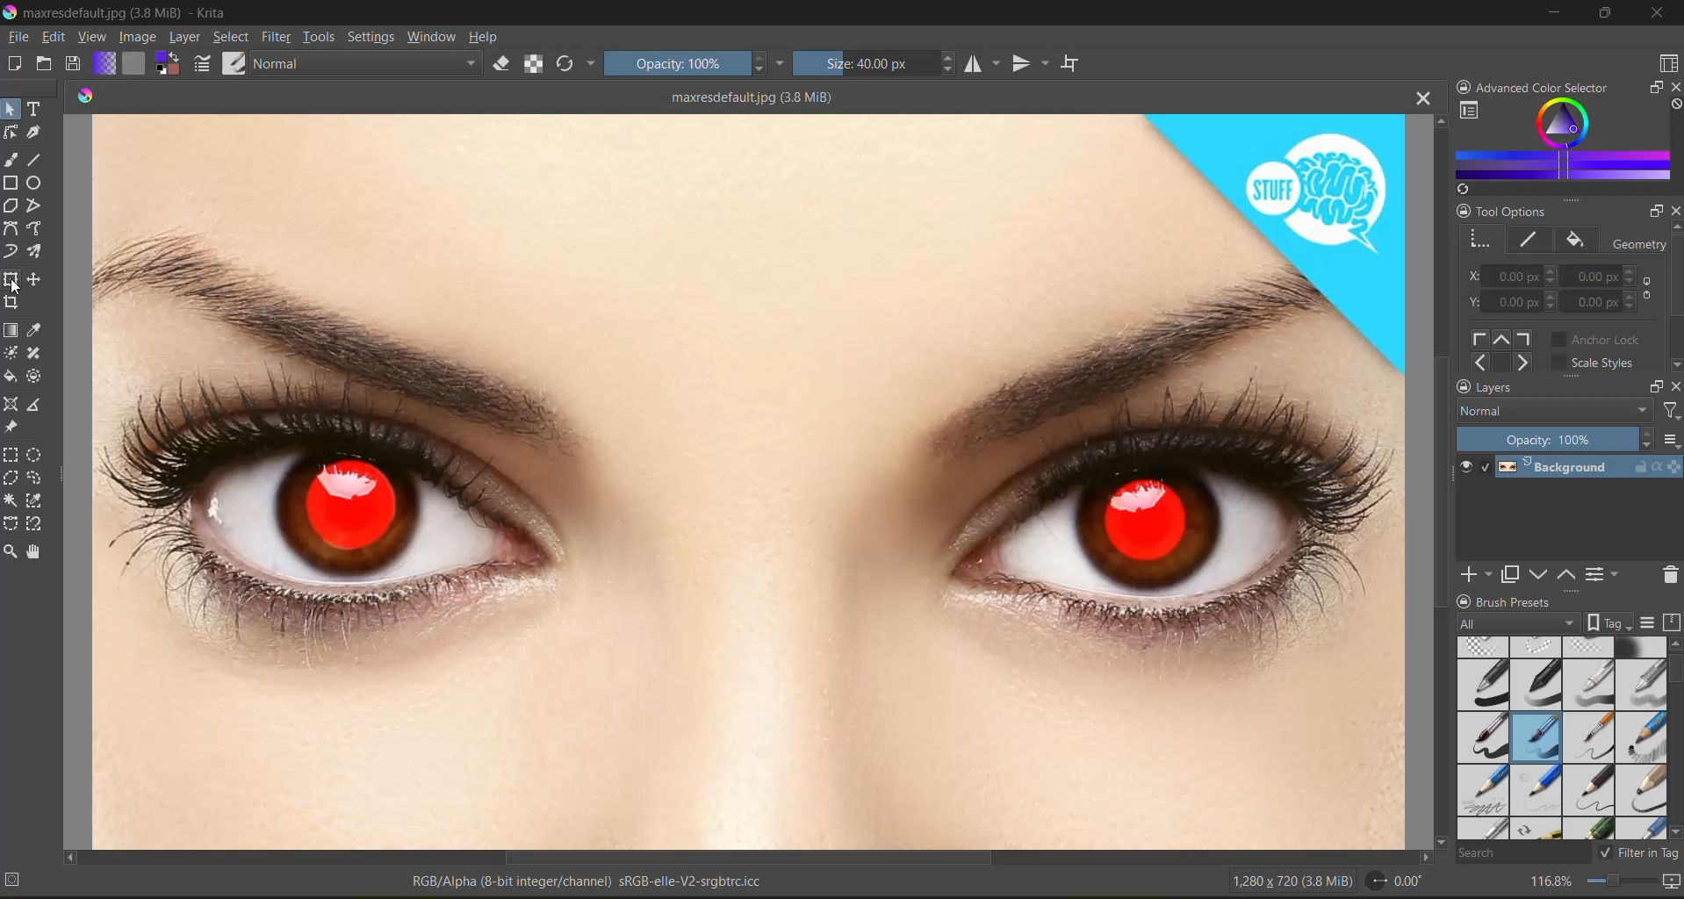 Image resolution: width=1684 pixels, height=899 pixels. What do you see at coordinates (535, 64) in the screenshot?
I see `preserve alpha` at bounding box center [535, 64].